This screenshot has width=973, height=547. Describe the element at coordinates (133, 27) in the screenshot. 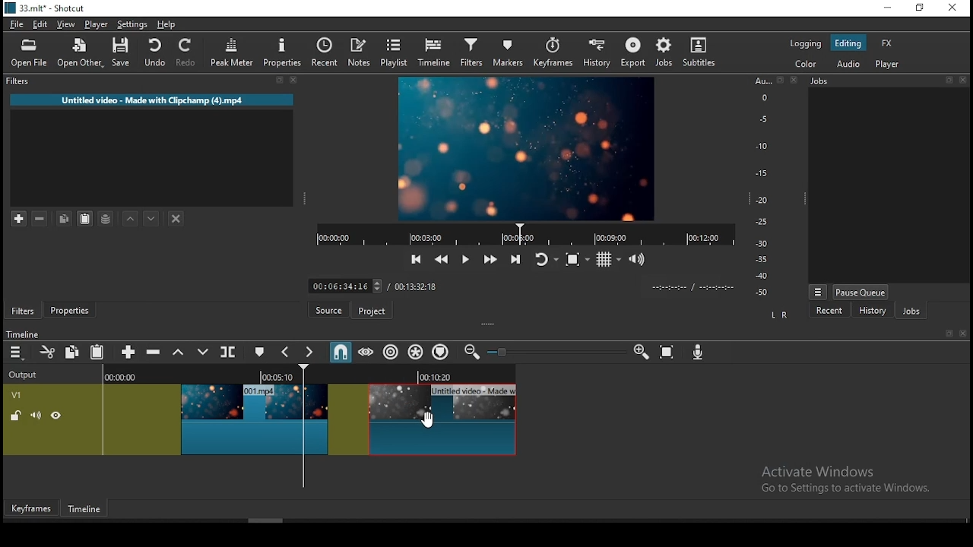

I see `settings` at that location.